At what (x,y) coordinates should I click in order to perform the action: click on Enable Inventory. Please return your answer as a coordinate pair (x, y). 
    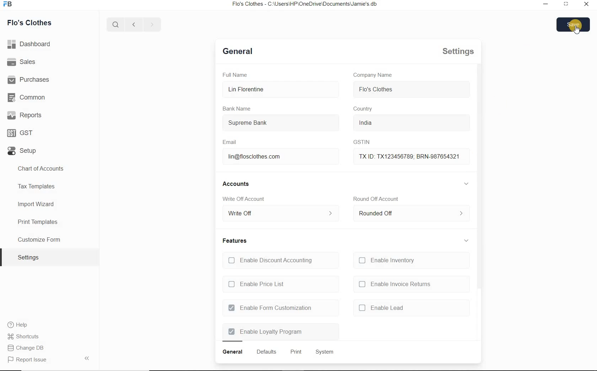
    Looking at the image, I should click on (389, 260).